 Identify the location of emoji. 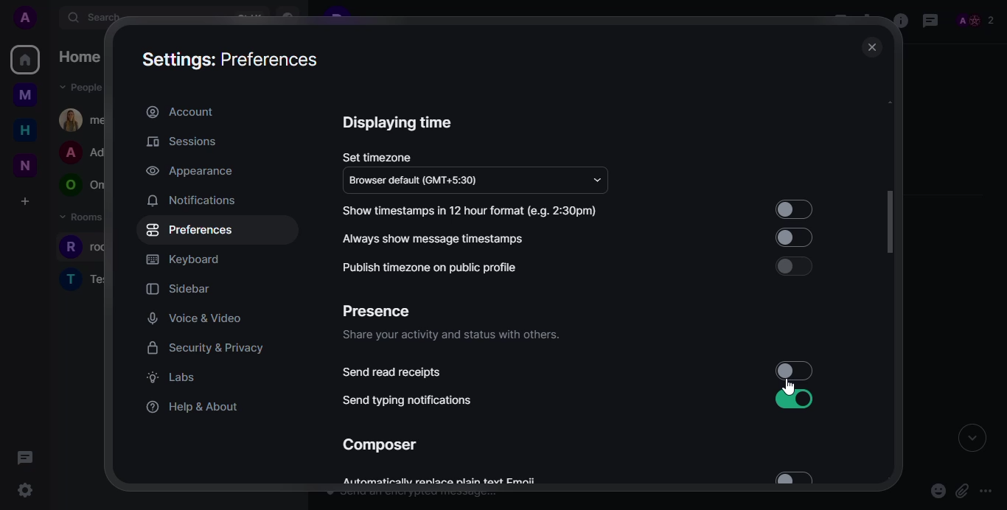
(933, 490).